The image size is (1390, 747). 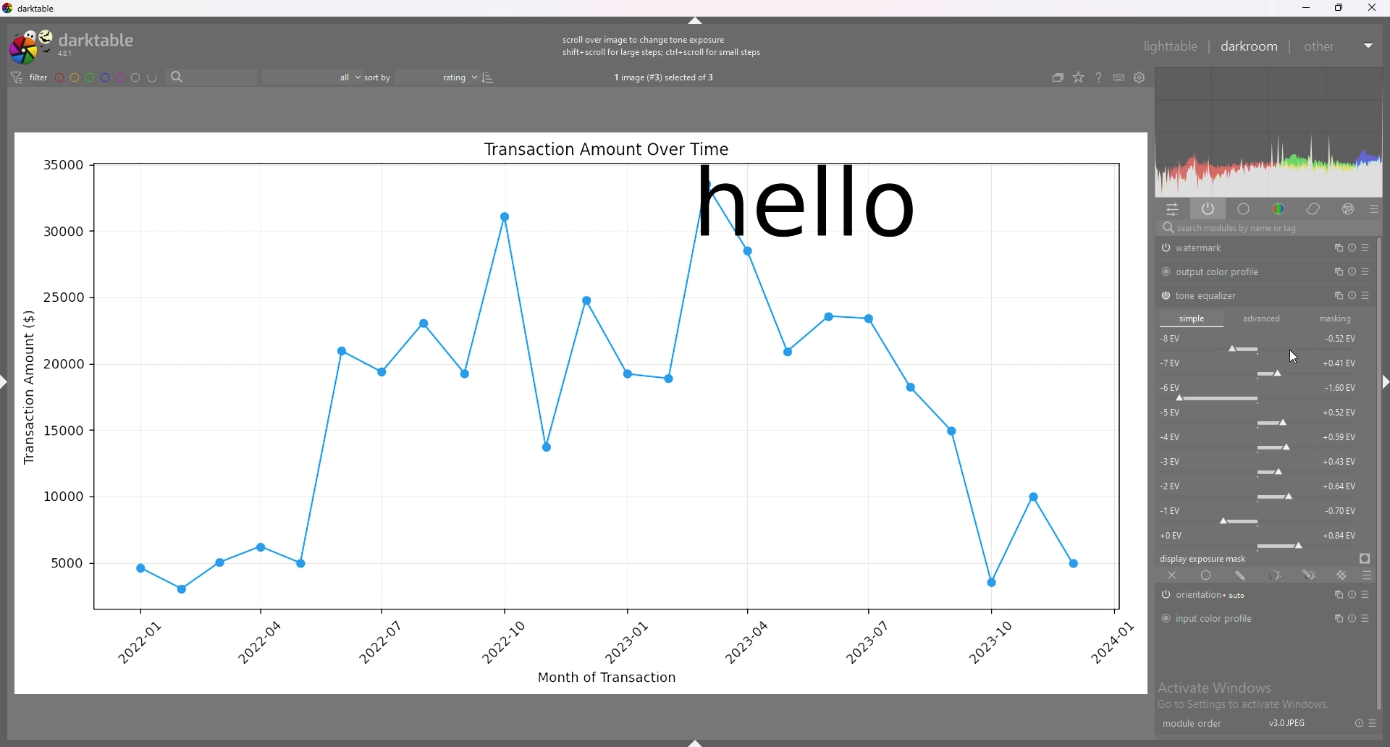 What do you see at coordinates (62, 165) in the screenshot?
I see `35000` at bounding box center [62, 165].